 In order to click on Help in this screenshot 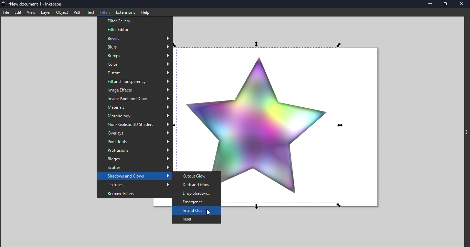, I will do `click(146, 12)`.